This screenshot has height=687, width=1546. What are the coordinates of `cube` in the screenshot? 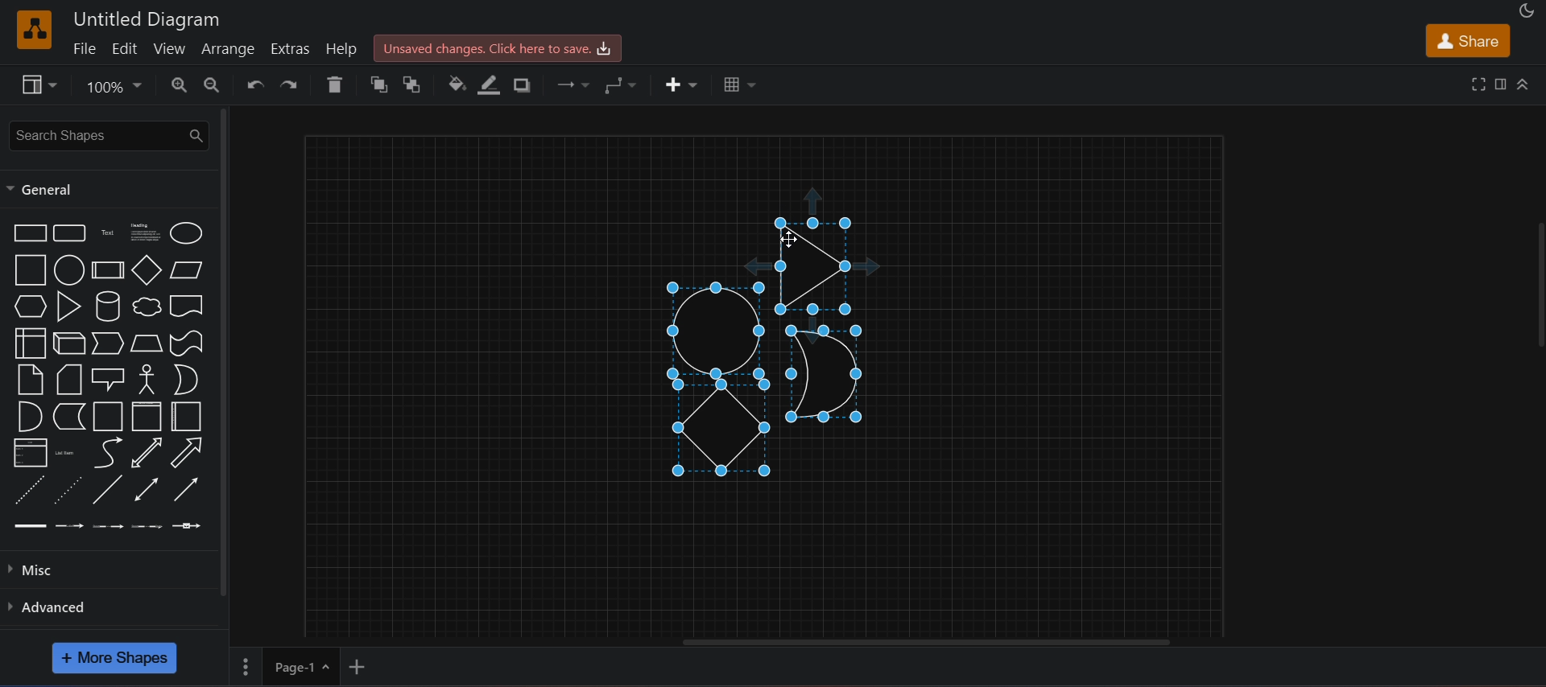 It's located at (67, 343).